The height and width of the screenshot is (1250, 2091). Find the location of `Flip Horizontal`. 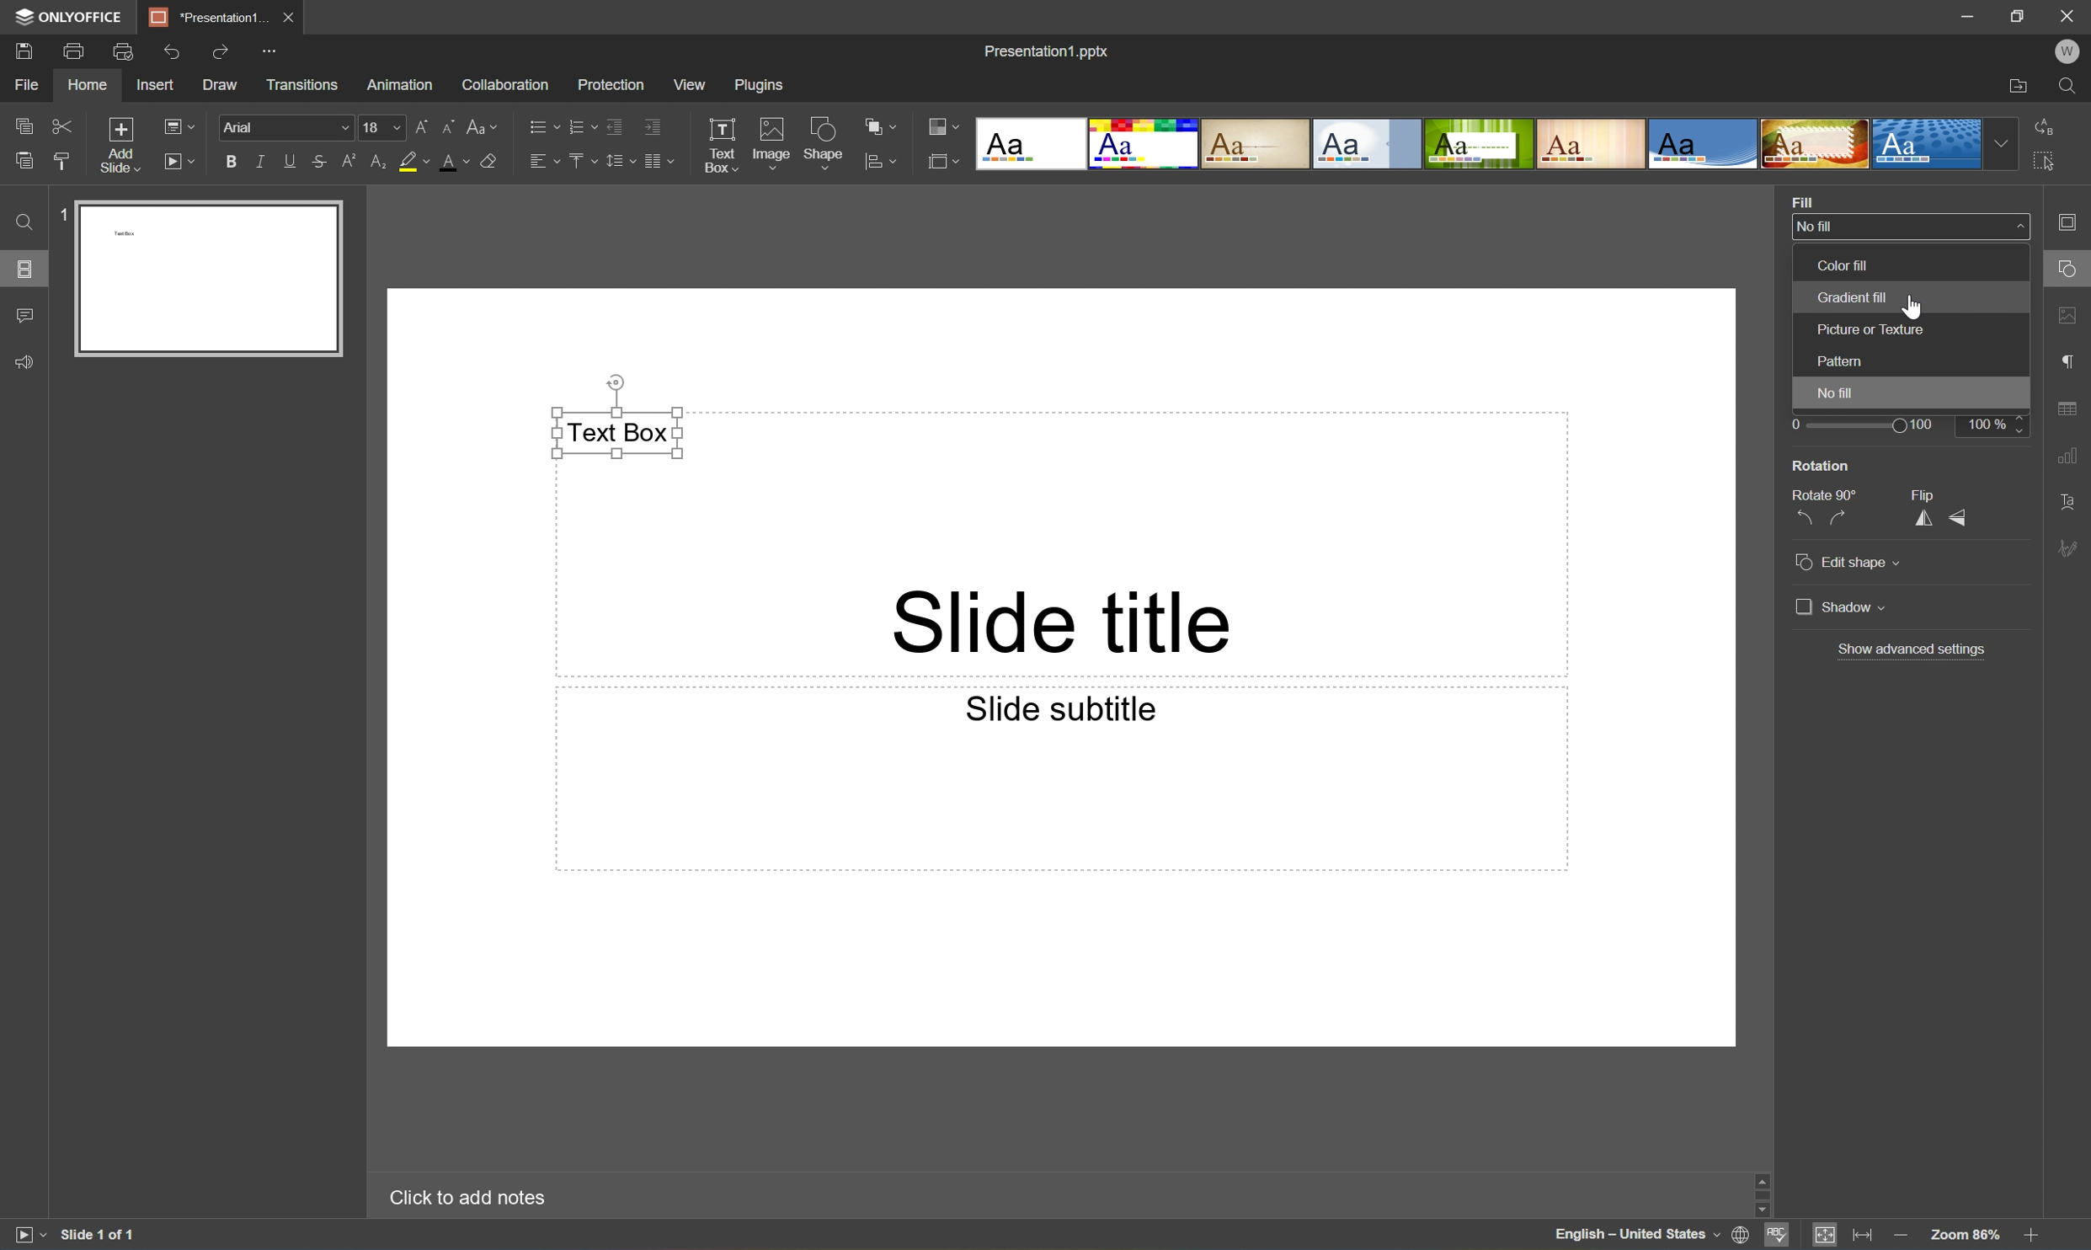

Flip Horizontal is located at coordinates (1920, 519).